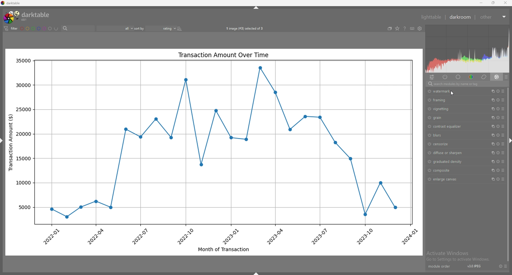  What do you see at coordinates (455, 118) in the screenshot?
I see `grain` at bounding box center [455, 118].